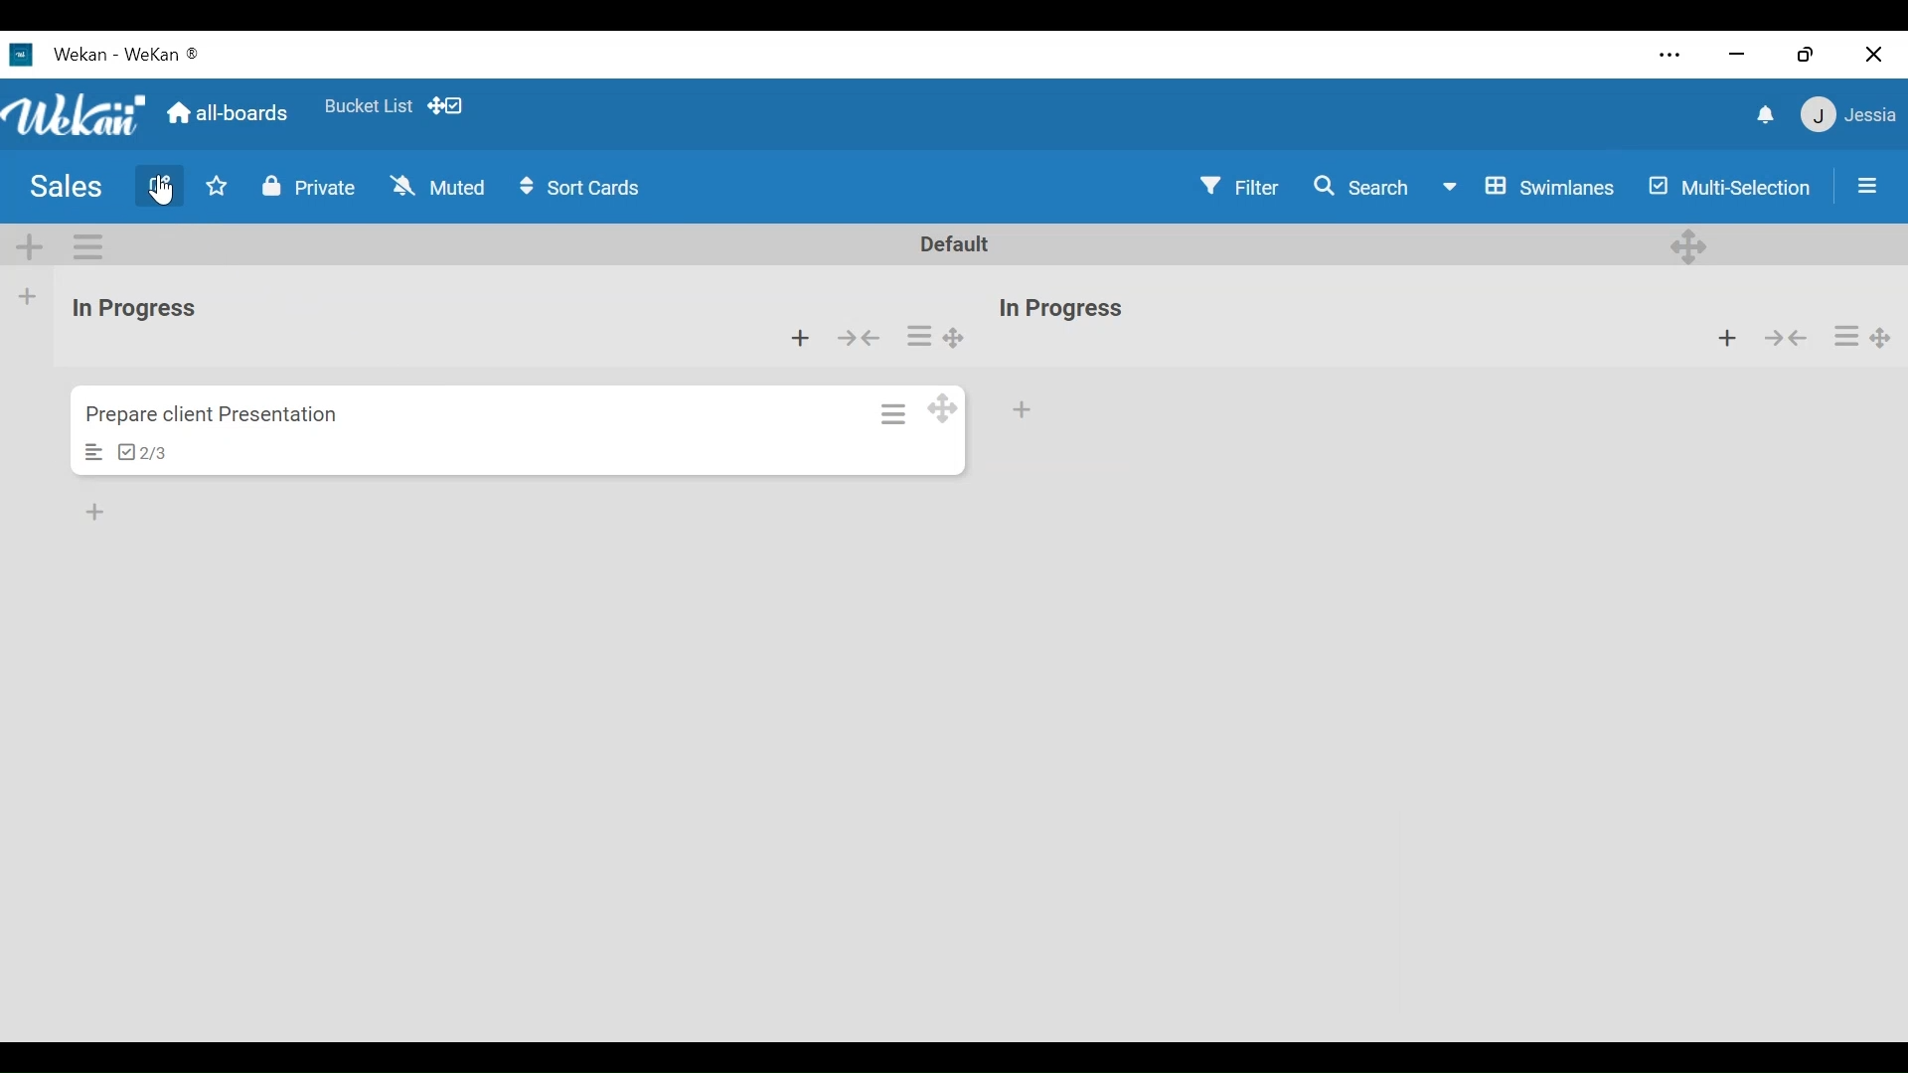  I want to click on Search, so click(1364, 187).